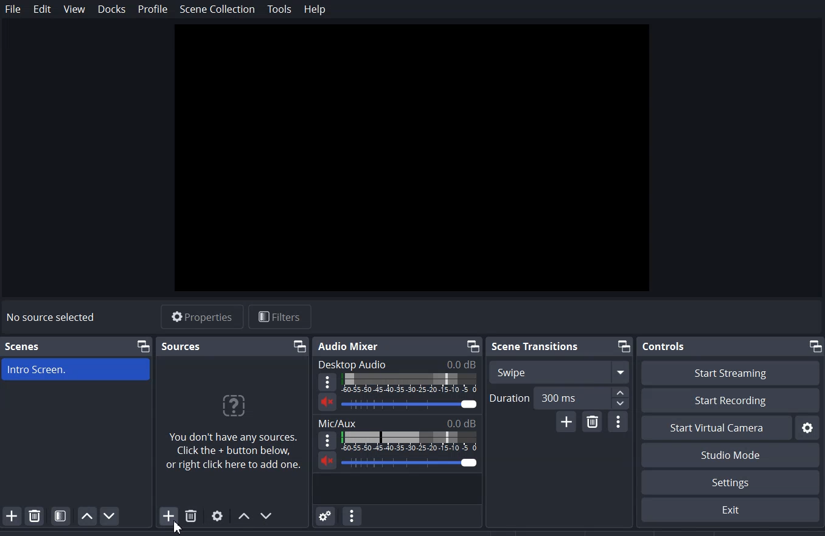  What do you see at coordinates (236, 404) in the screenshot?
I see `?` at bounding box center [236, 404].